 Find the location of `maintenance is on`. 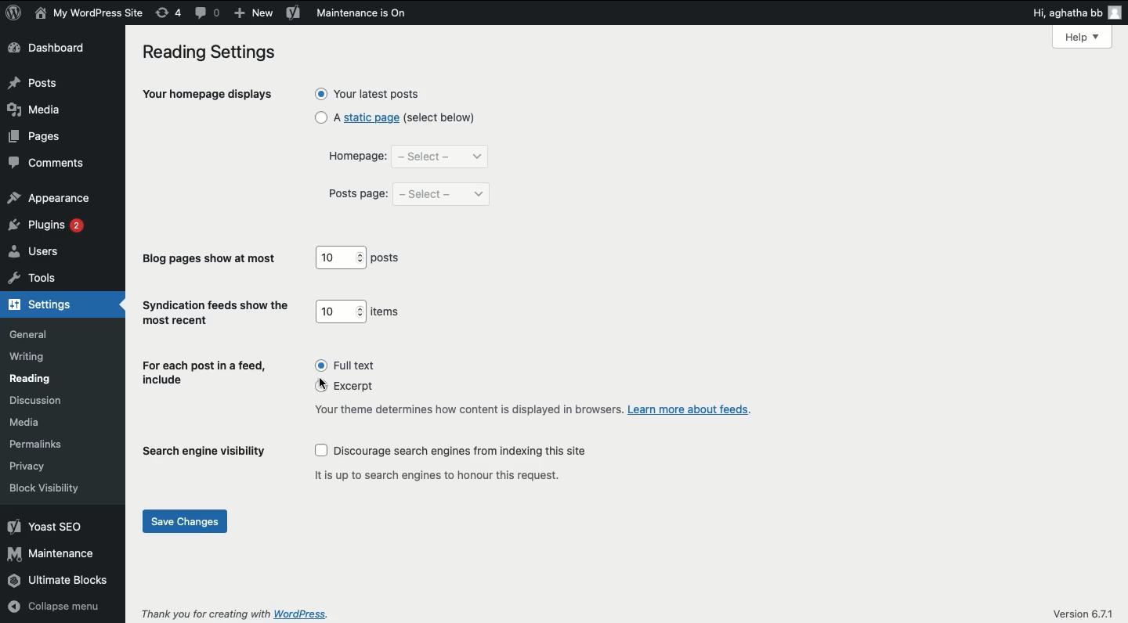

maintenance is on is located at coordinates (373, 13).